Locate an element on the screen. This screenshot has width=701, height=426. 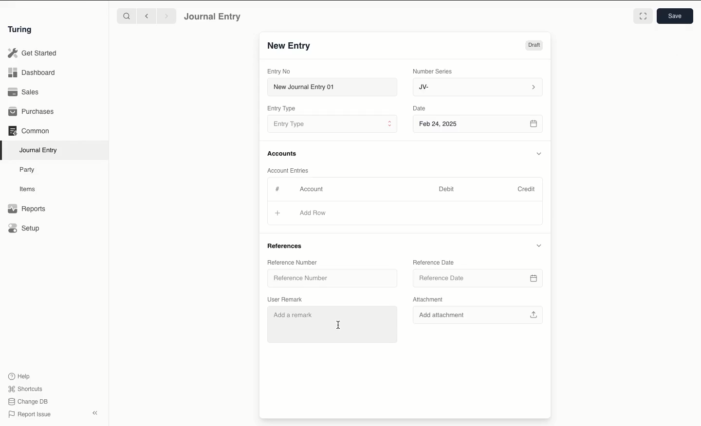
Entry No is located at coordinates (279, 71).